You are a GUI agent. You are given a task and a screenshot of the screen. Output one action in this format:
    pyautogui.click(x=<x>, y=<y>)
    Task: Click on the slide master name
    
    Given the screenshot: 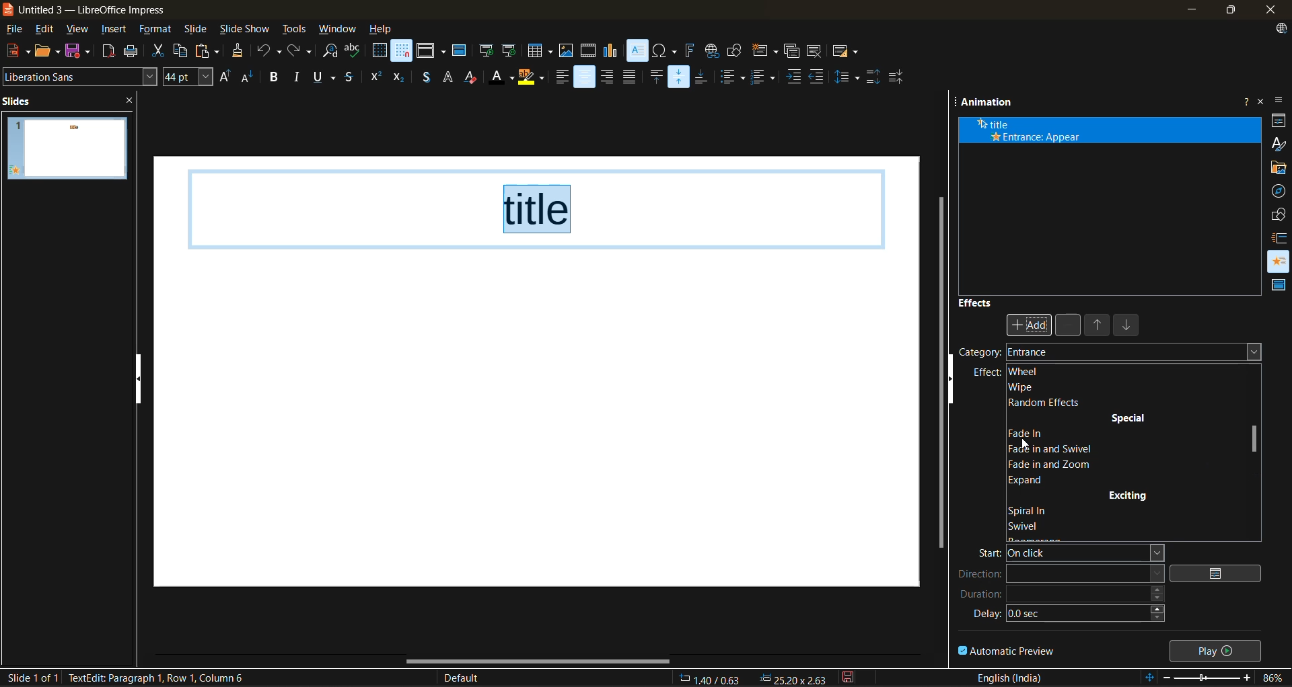 What is the action you would take?
    pyautogui.click(x=469, y=679)
    